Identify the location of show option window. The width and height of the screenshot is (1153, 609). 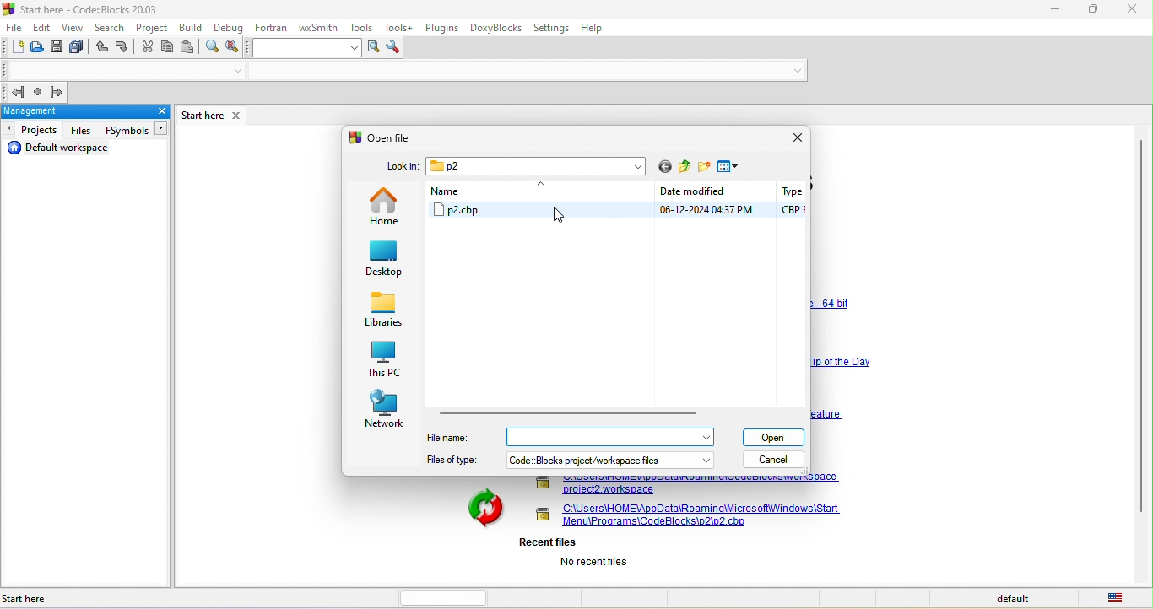
(395, 48).